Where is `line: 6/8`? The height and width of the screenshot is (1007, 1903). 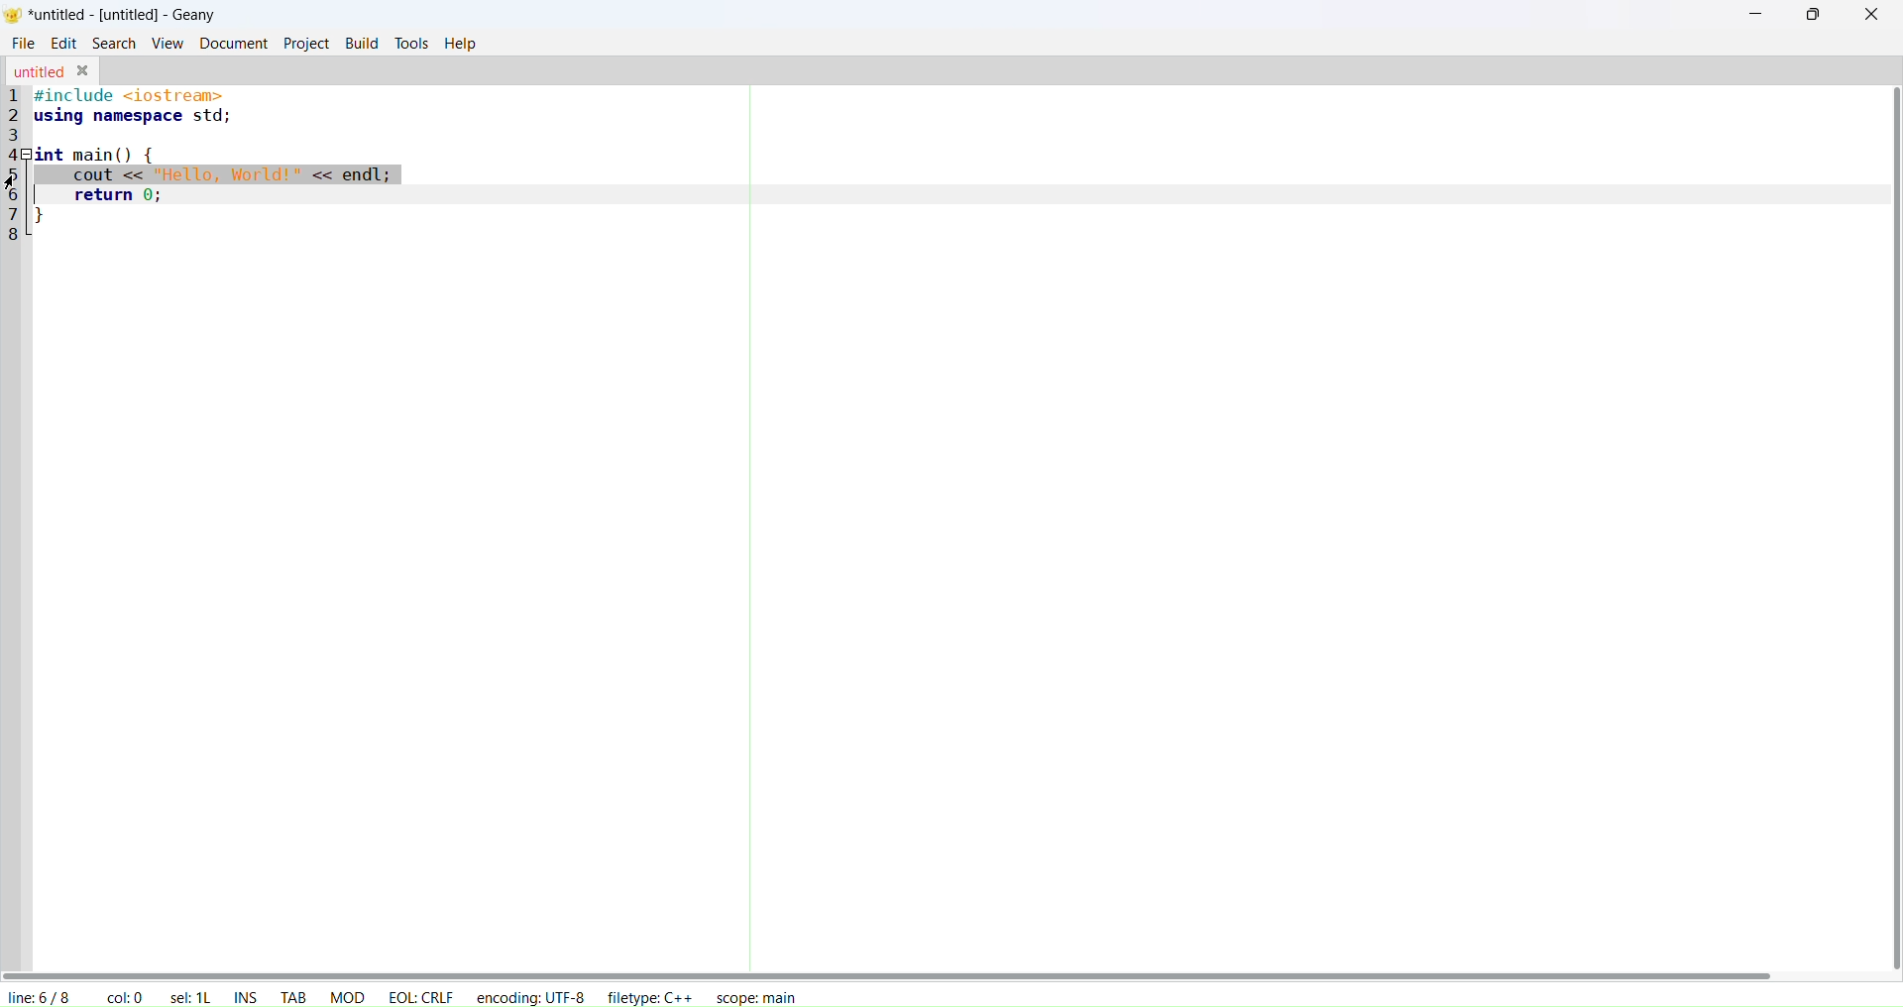
line: 6/8 is located at coordinates (40, 996).